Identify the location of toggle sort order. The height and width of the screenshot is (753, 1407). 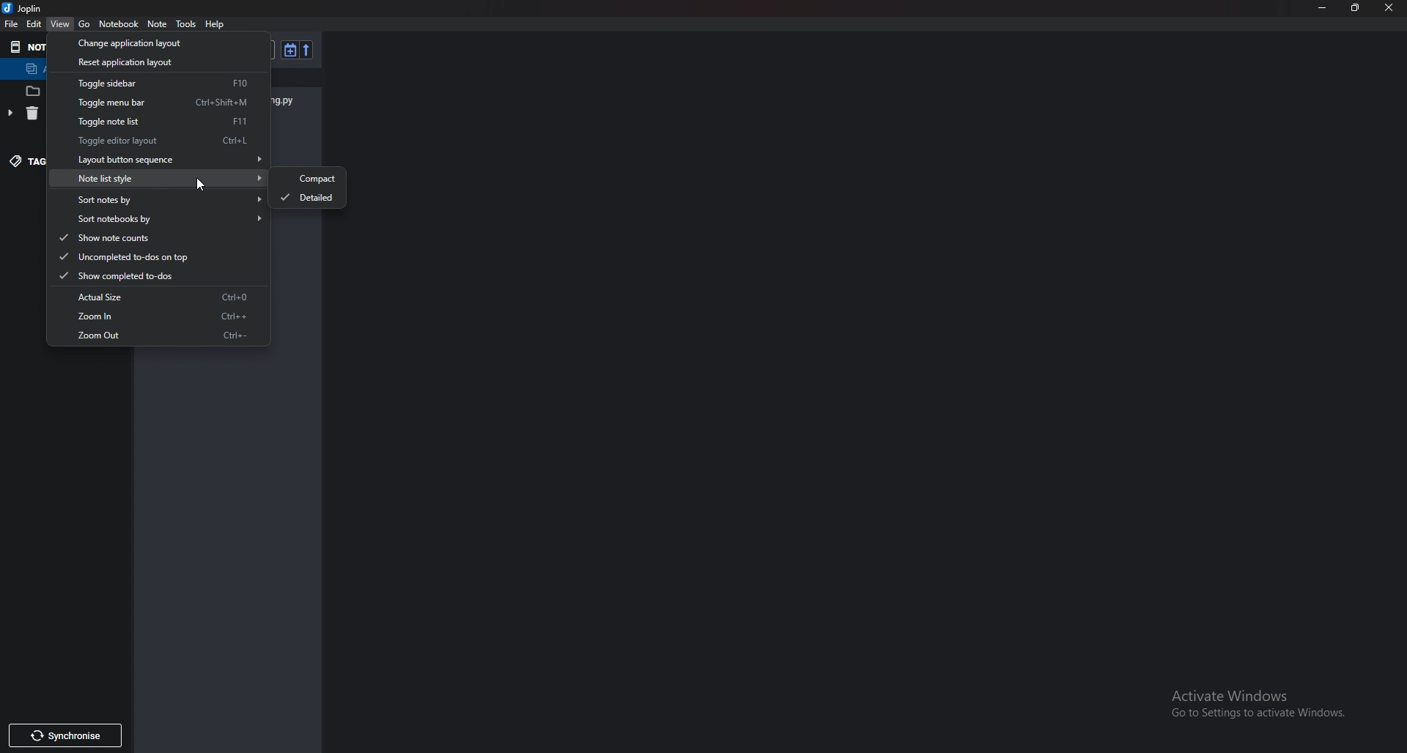
(289, 51).